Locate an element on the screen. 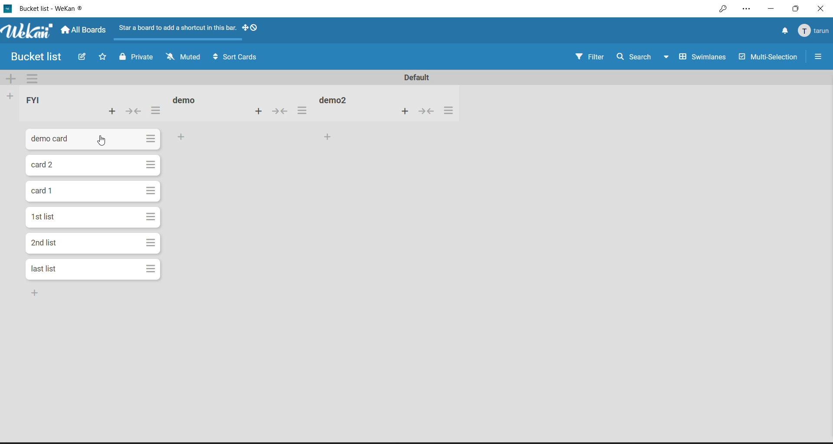 The height and width of the screenshot is (444, 833). notifications is located at coordinates (783, 31).